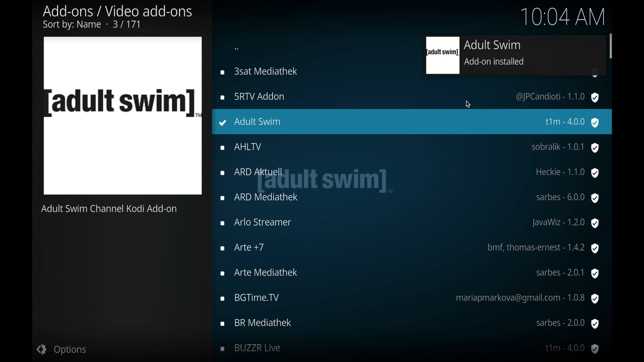 The height and width of the screenshot is (362, 644). Describe the element at coordinates (565, 14) in the screenshot. I see `time` at that location.